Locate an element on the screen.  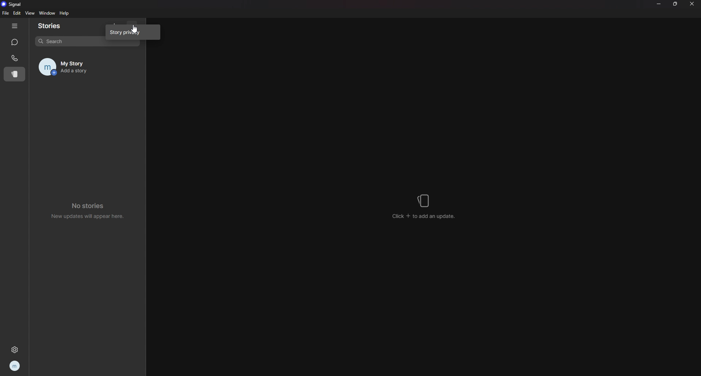
my story add a story is located at coordinates (78, 67).